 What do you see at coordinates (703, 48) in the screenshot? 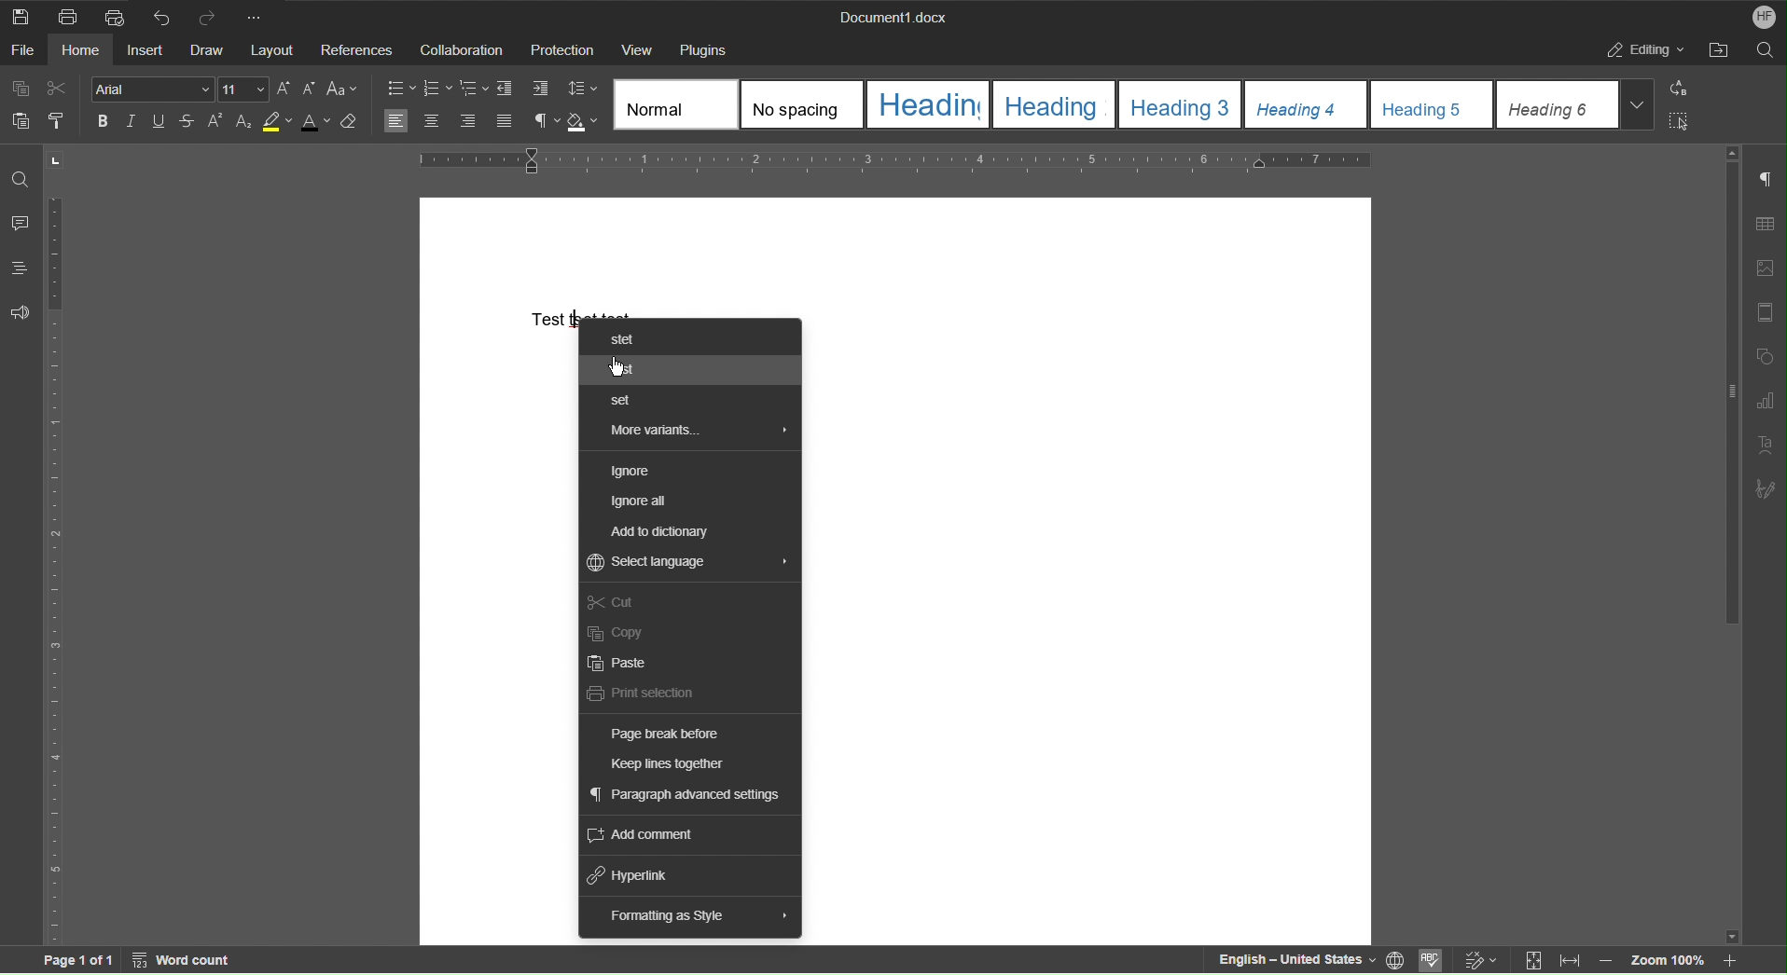
I see `Plugins` at bounding box center [703, 48].